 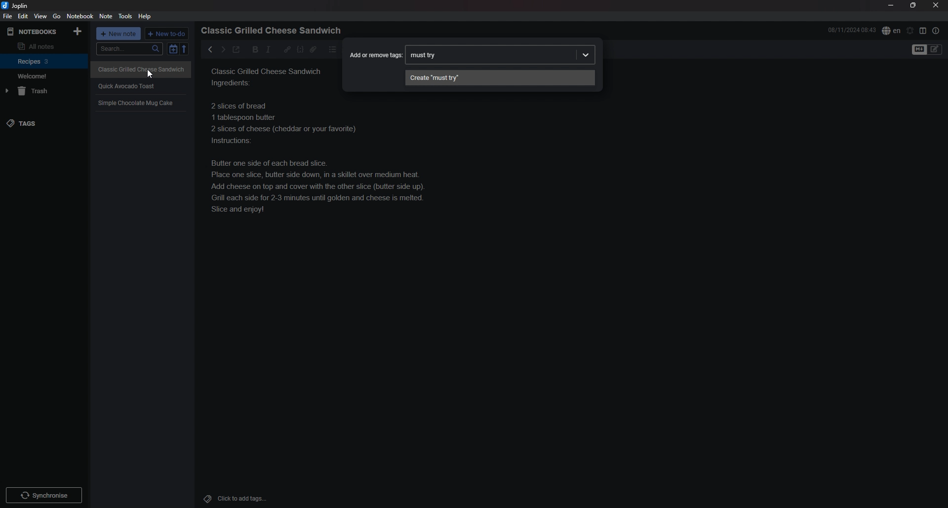 What do you see at coordinates (268, 93) in the screenshot?
I see `Simple chocolate mug cake` at bounding box center [268, 93].